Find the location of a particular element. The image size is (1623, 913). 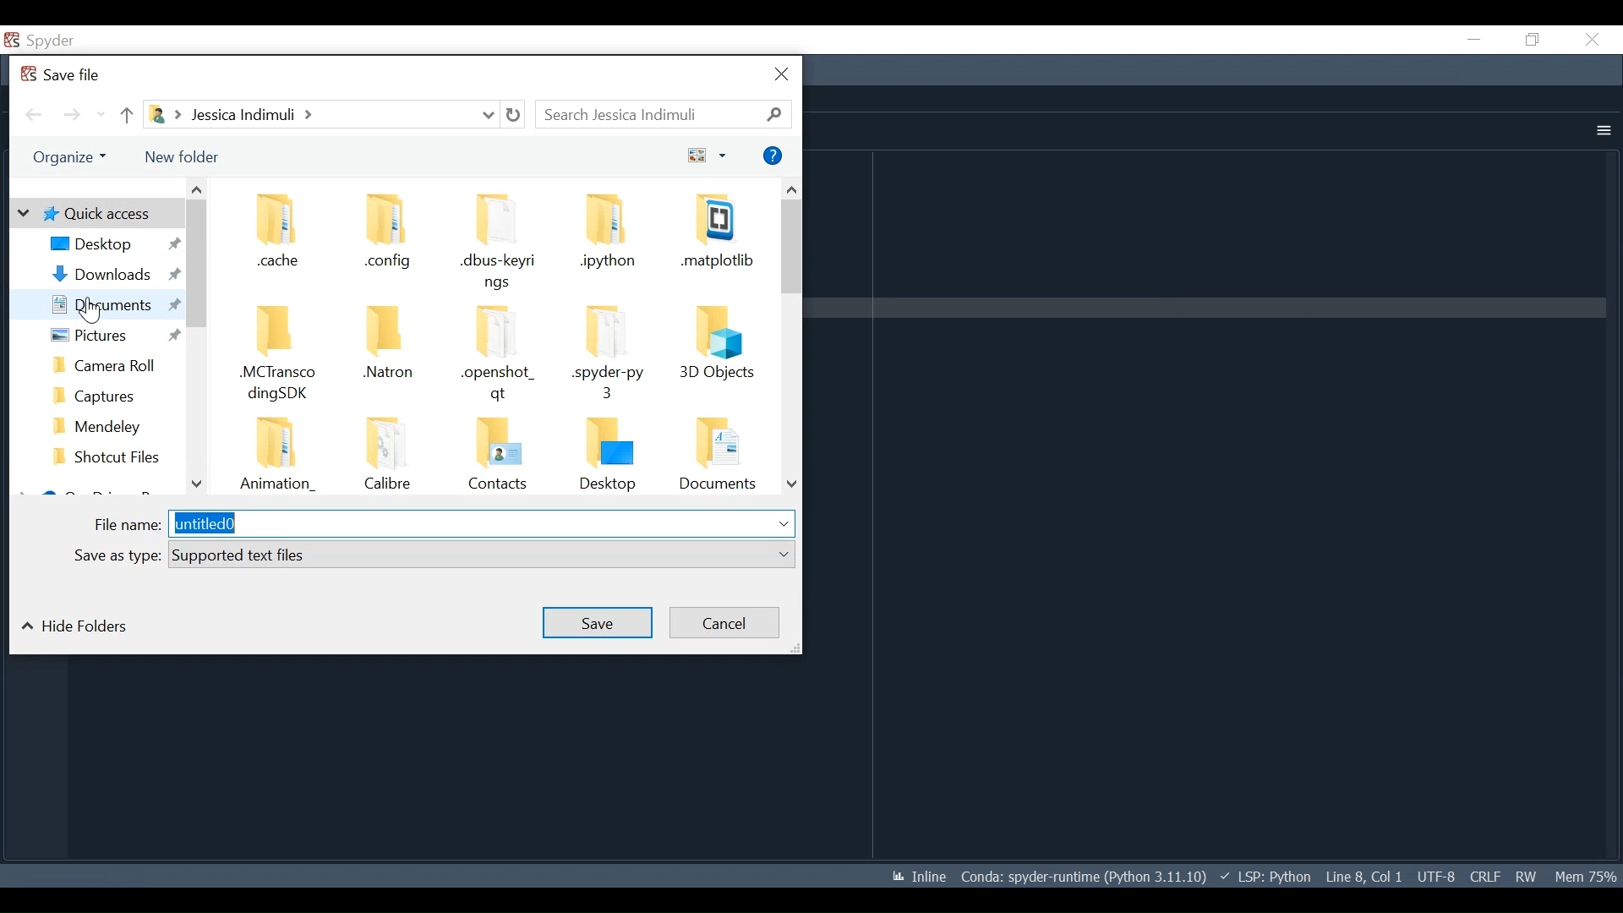

Folder is located at coordinates (716, 238).